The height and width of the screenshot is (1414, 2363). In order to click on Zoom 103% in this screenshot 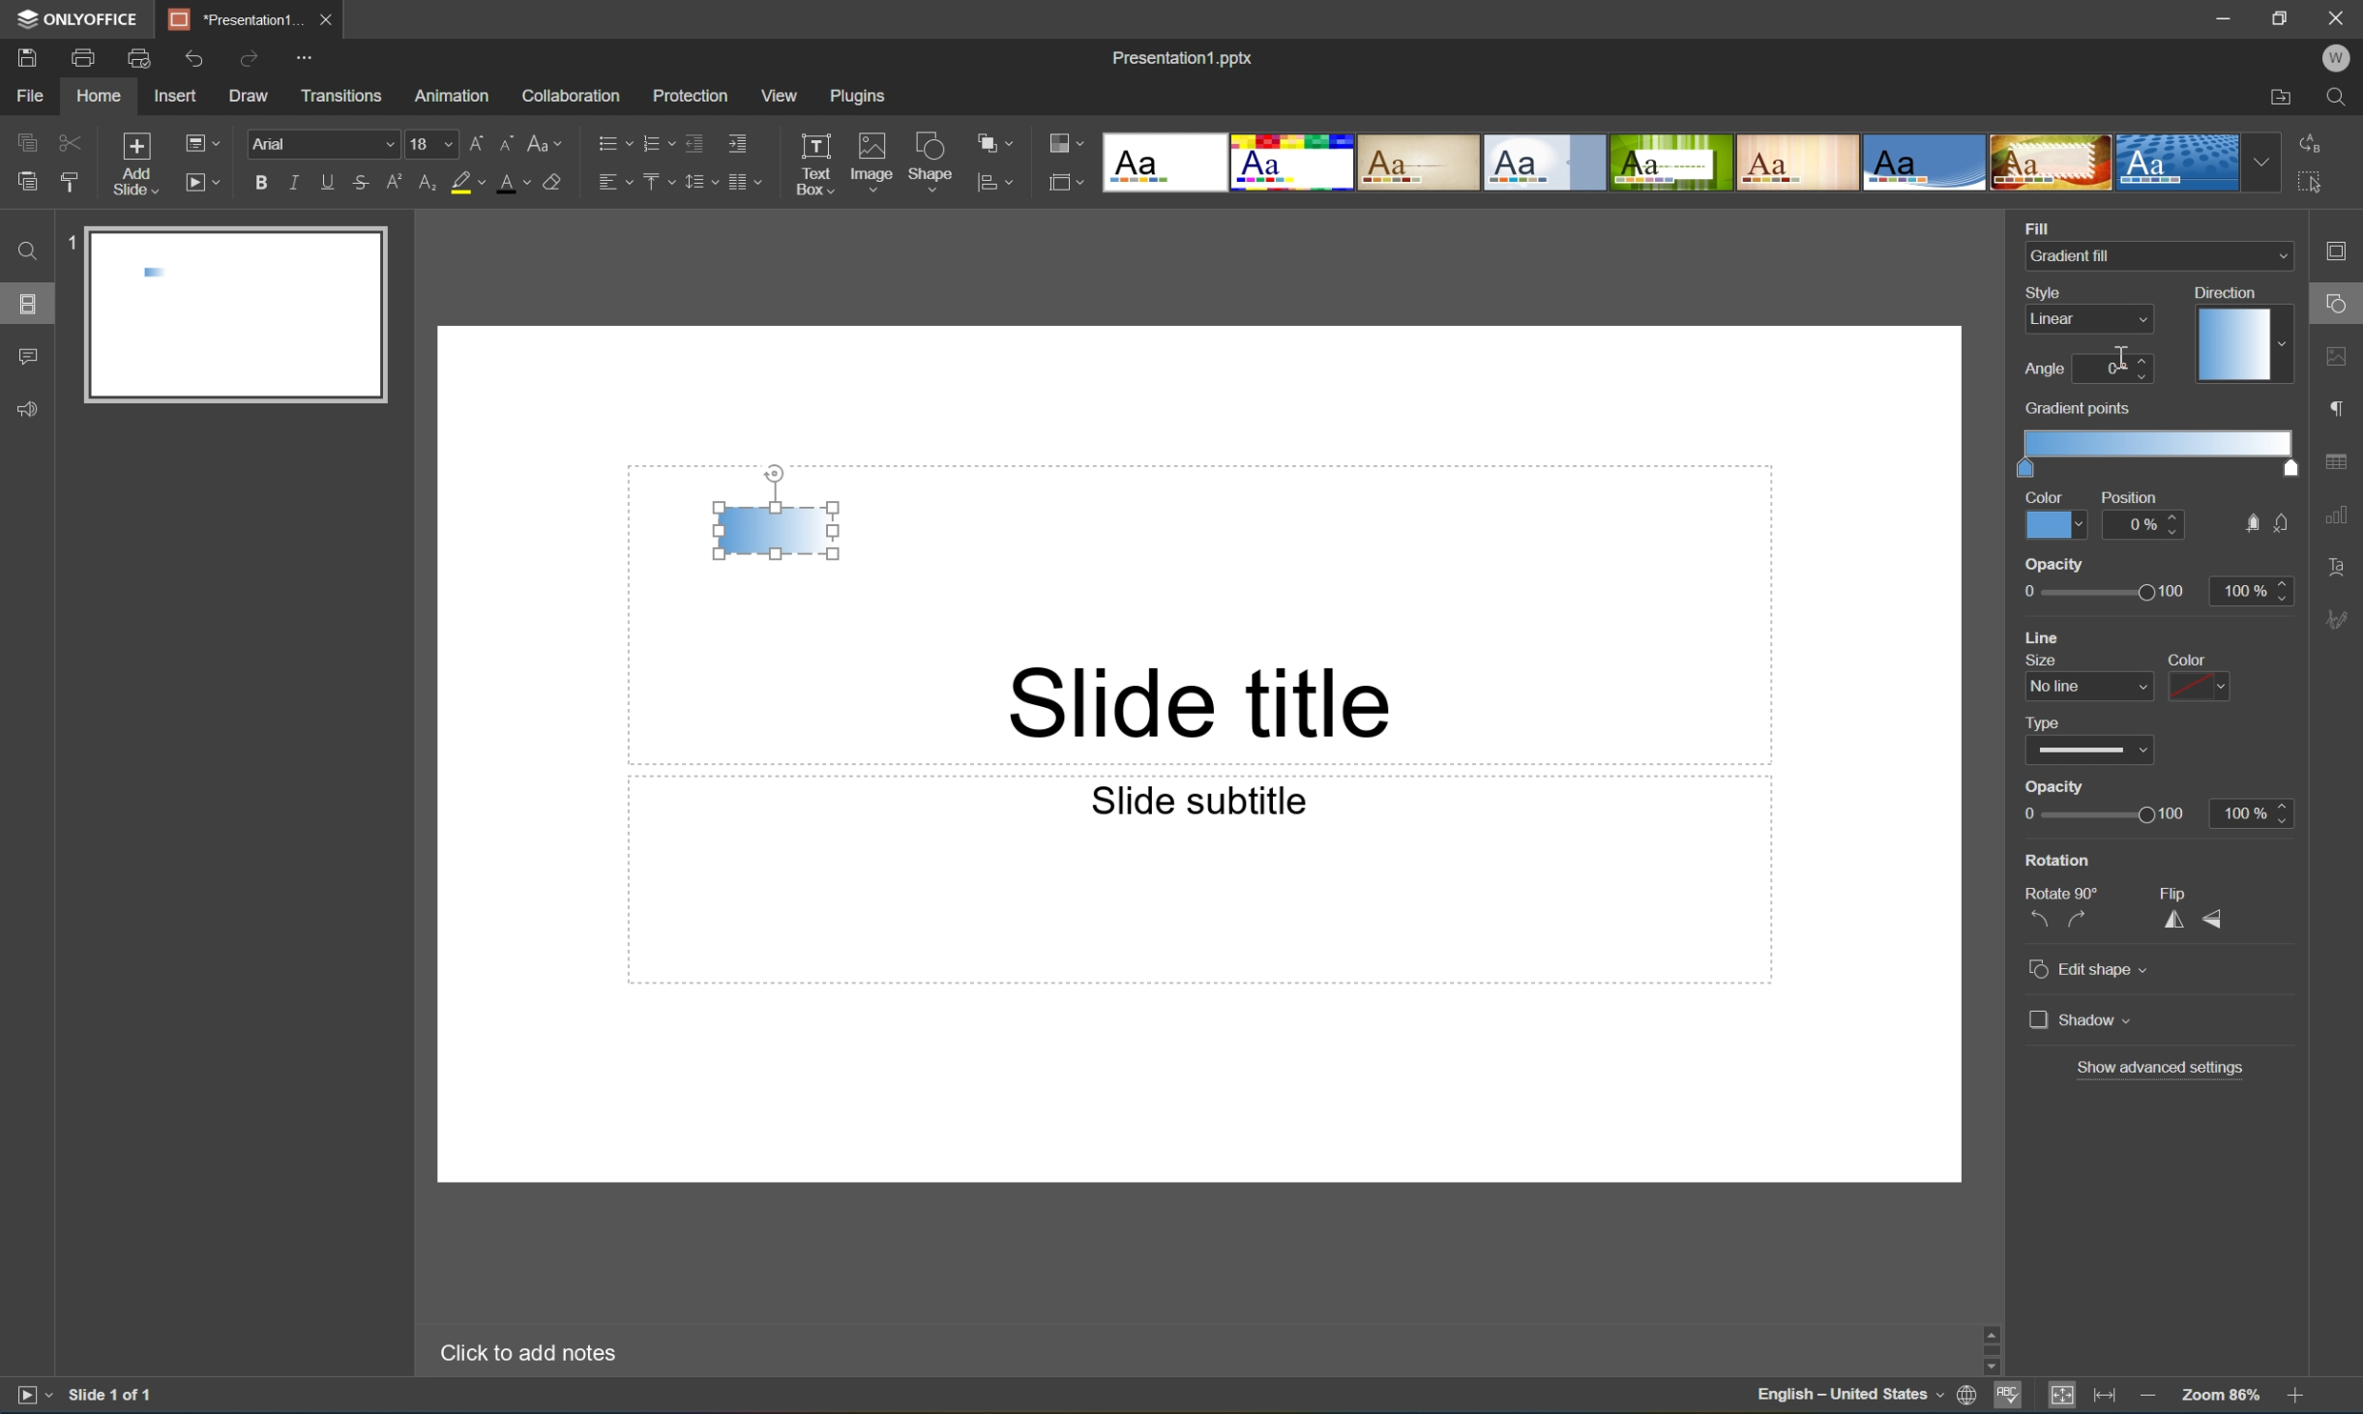, I will do `click(2223, 1398)`.